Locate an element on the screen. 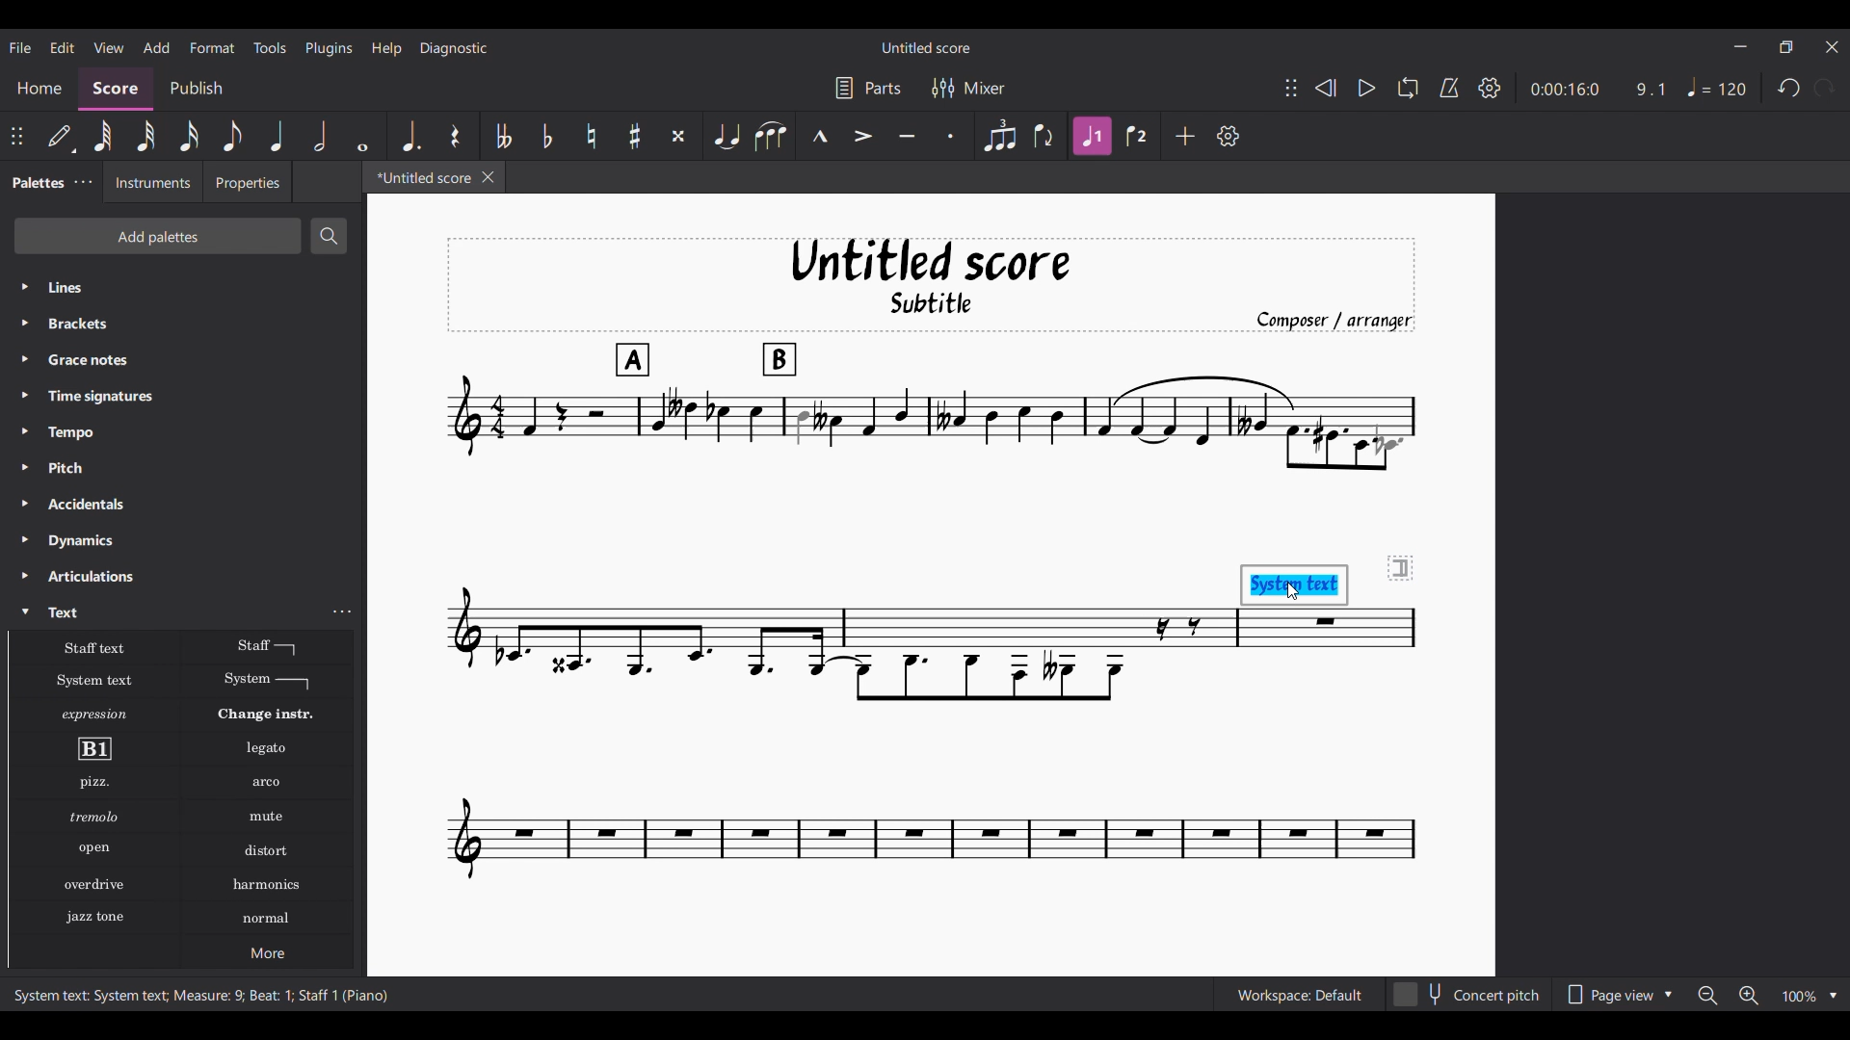 This screenshot has width=1850, height=1040. Marcato is located at coordinates (820, 136).